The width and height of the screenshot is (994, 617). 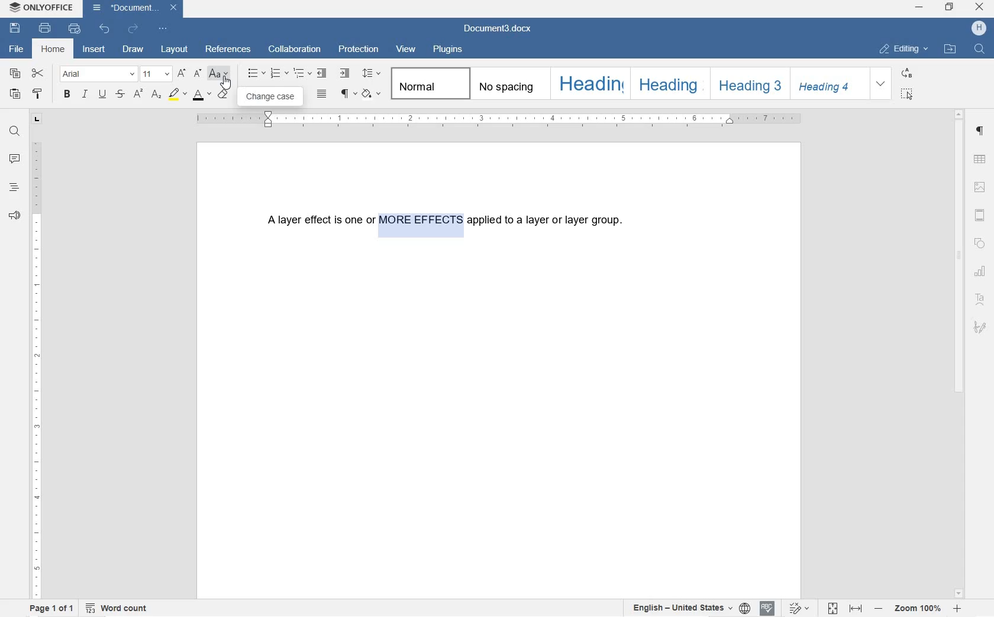 What do you see at coordinates (829, 84) in the screenshot?
I see `HEADING 4` at bounding box center [829, 84].